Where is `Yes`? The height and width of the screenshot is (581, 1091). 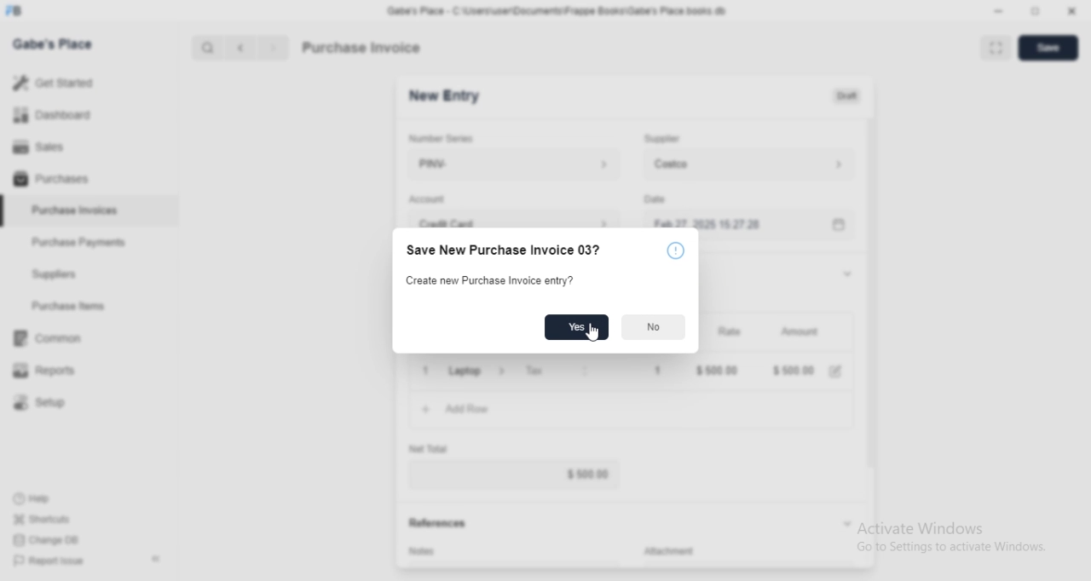
Yes is located at coordinates (577, 327).